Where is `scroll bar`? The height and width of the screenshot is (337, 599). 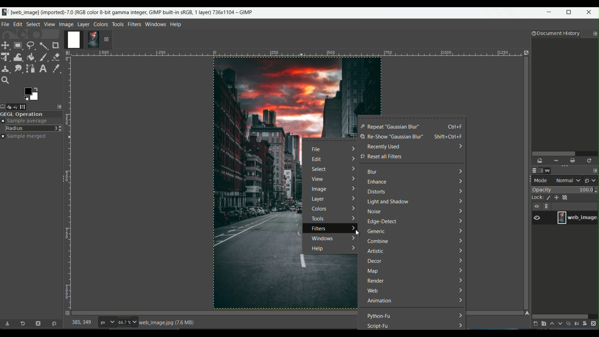
scroll bar is located at coordinates (564, 153).